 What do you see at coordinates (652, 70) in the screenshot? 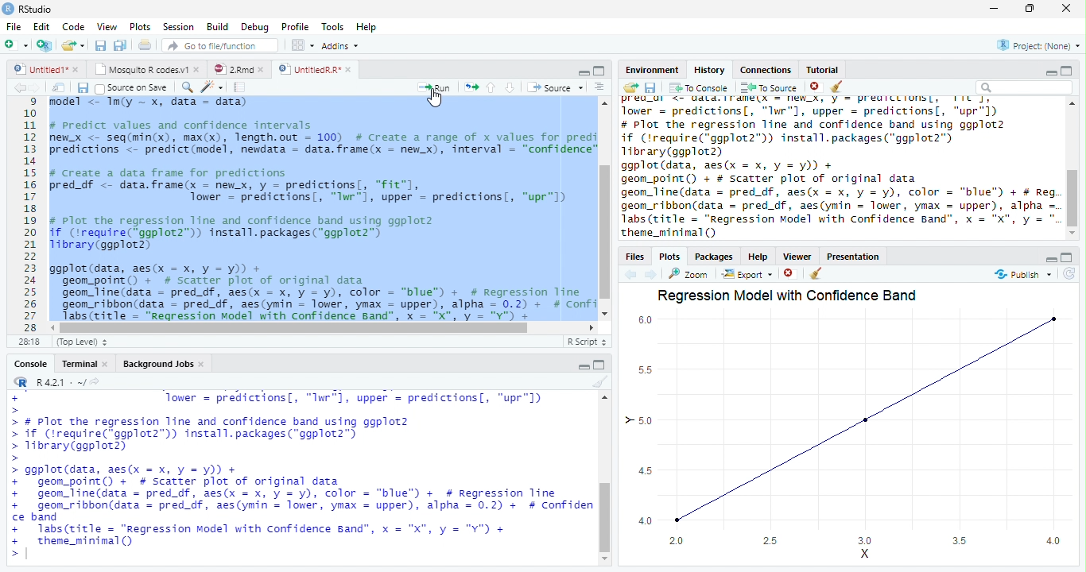
I see `Environment` at bounding box center [652, 70].